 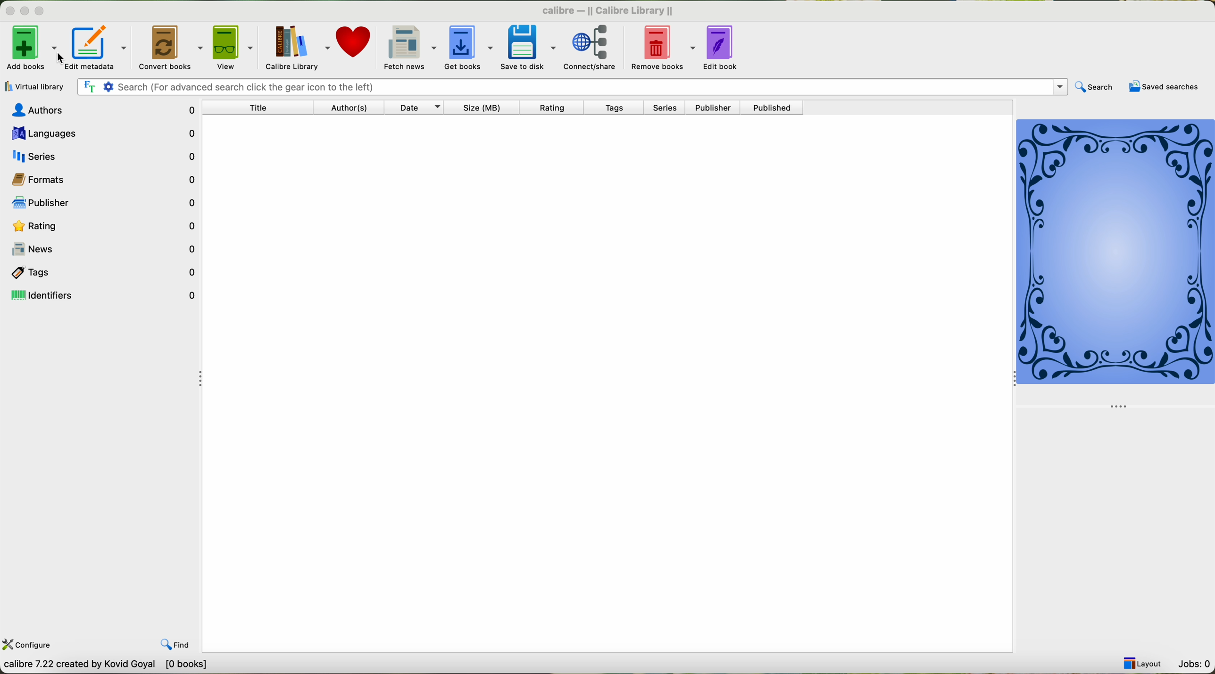 What do you see at coordinates (487, 108) in the screenshot?
I see `size` at bounding box center [487, 108].